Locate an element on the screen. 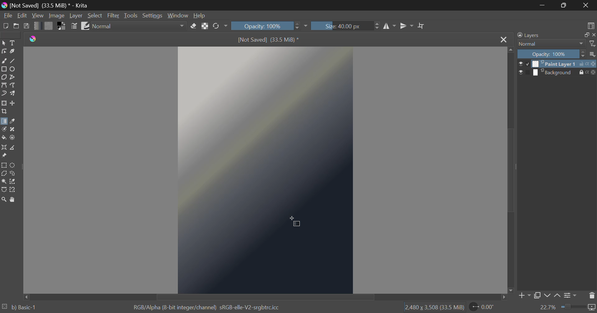  Assistant Tool is located at coordinates (4, 148).